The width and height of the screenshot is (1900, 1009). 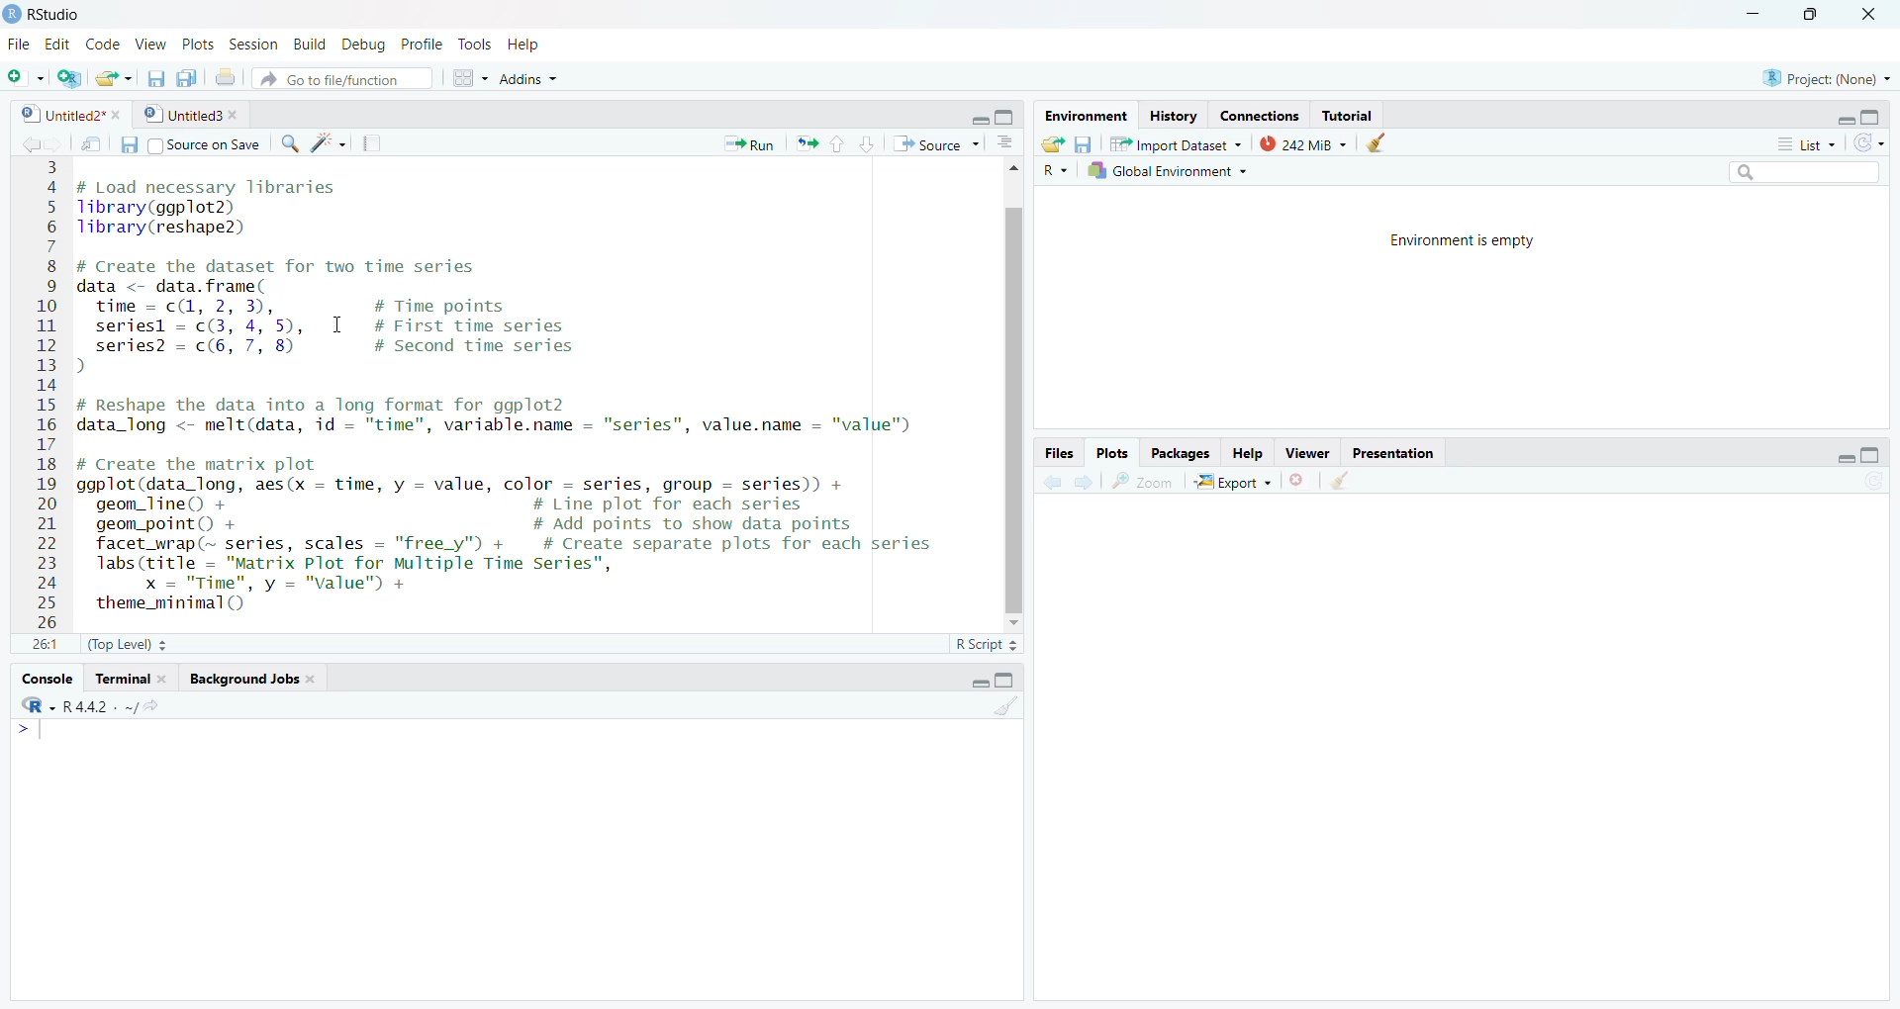 I want to click on Maximize, so click(x=1007, y=681).